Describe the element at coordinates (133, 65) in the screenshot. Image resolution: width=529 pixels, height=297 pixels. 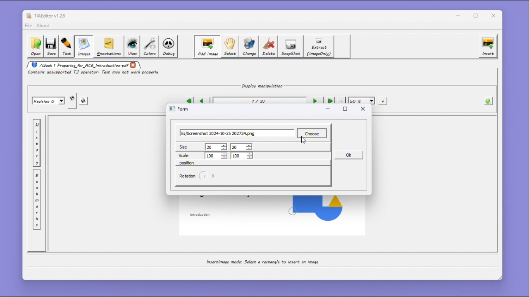
I see `close` at that location.